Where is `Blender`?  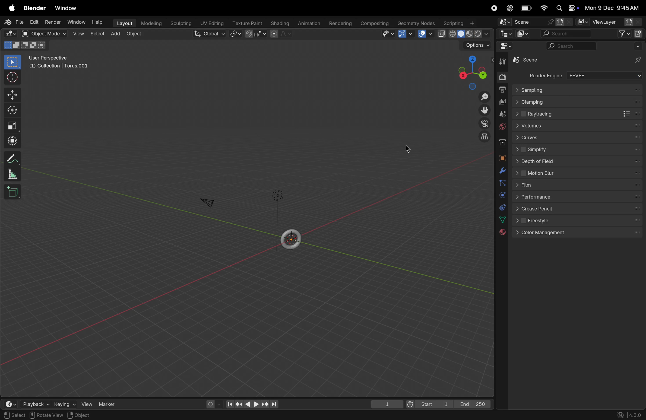 Blender is located at coordinates (34, 8).